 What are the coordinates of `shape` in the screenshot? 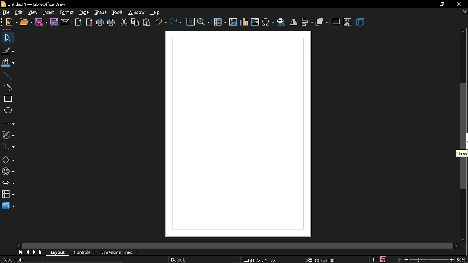 It's located at (101, 12).